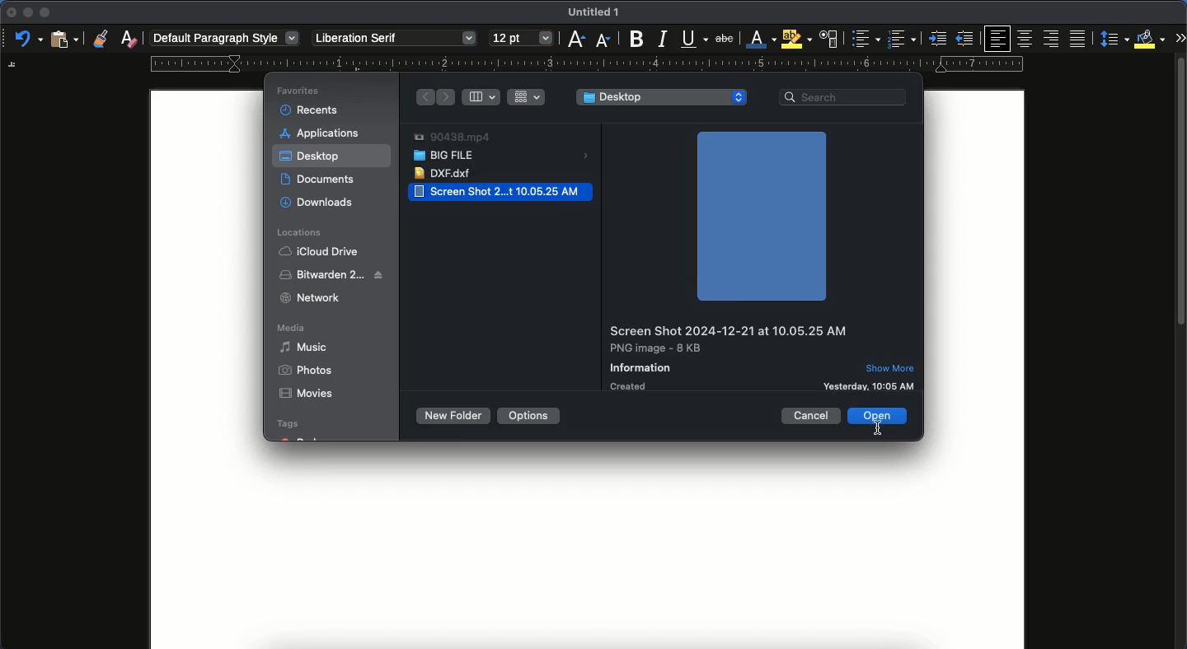 Image resolution: width=1187 pixels, height=649 pixels. Describe the element at coordinates (828, 40) in the screenshot. I see `character` at that location.